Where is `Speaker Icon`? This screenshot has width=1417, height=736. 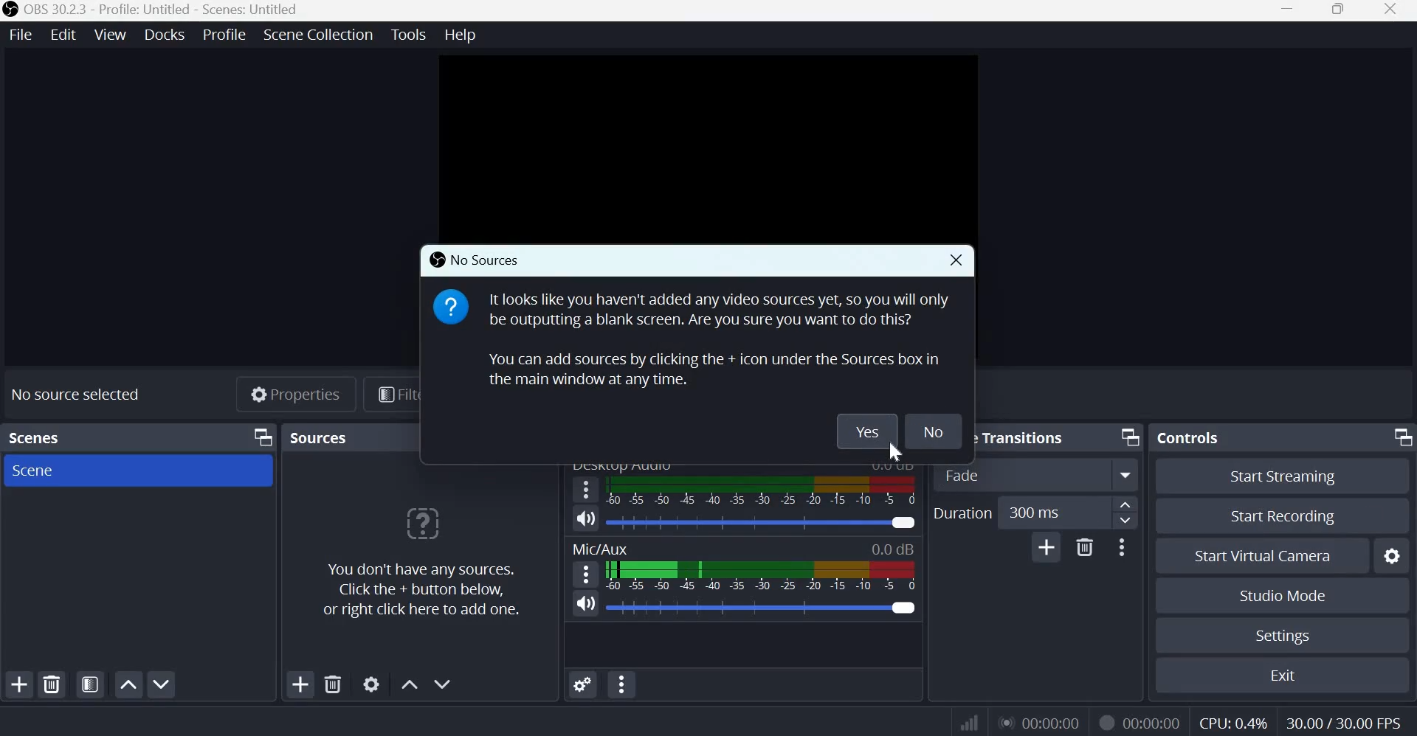 Speaker Icon is located at coordinates (586, 518).